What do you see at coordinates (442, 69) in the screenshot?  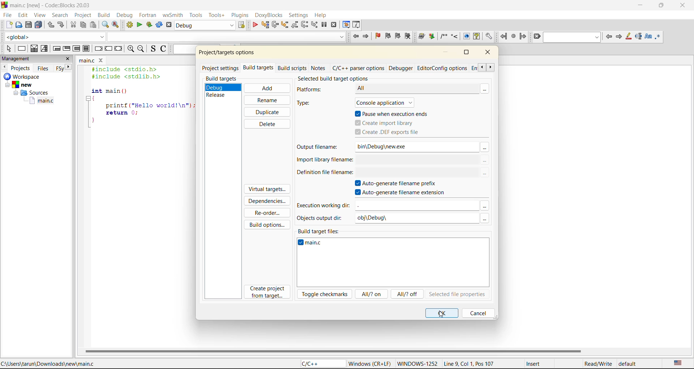 I see `editor/config options` at bounding box center [442, 69].